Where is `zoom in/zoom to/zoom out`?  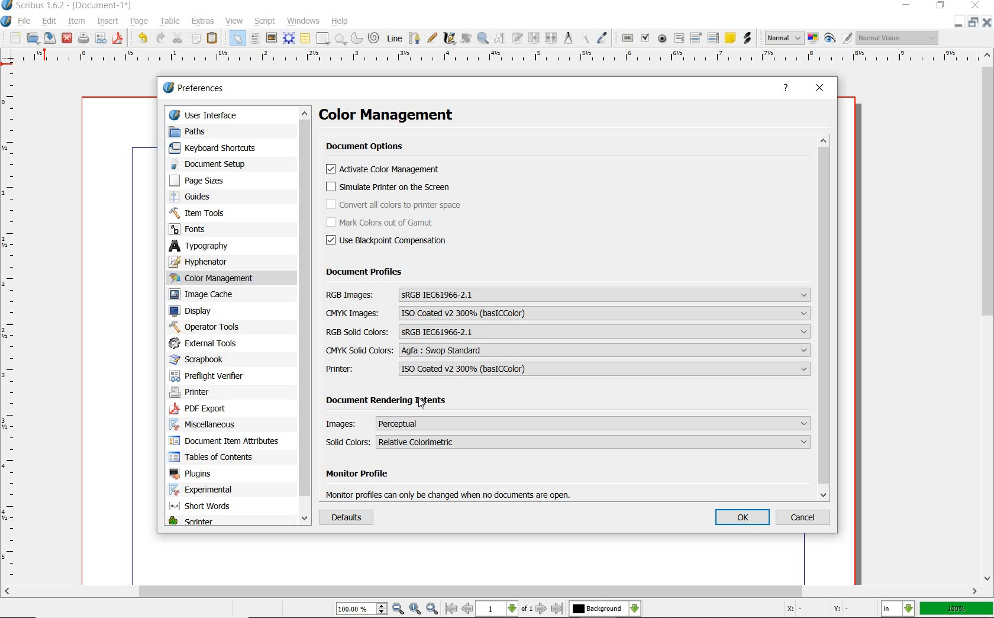
zoom in/zoom to/zoom out is located at coordinates (389, 609).